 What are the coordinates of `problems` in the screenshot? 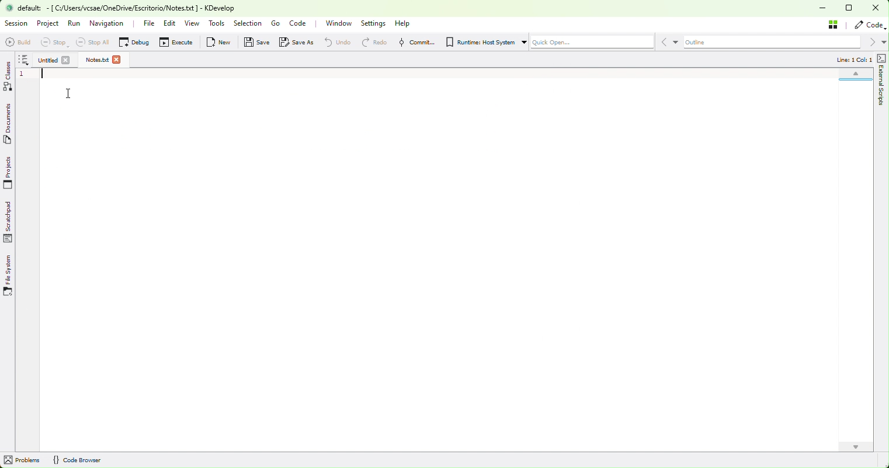 It's located at (23, 460).